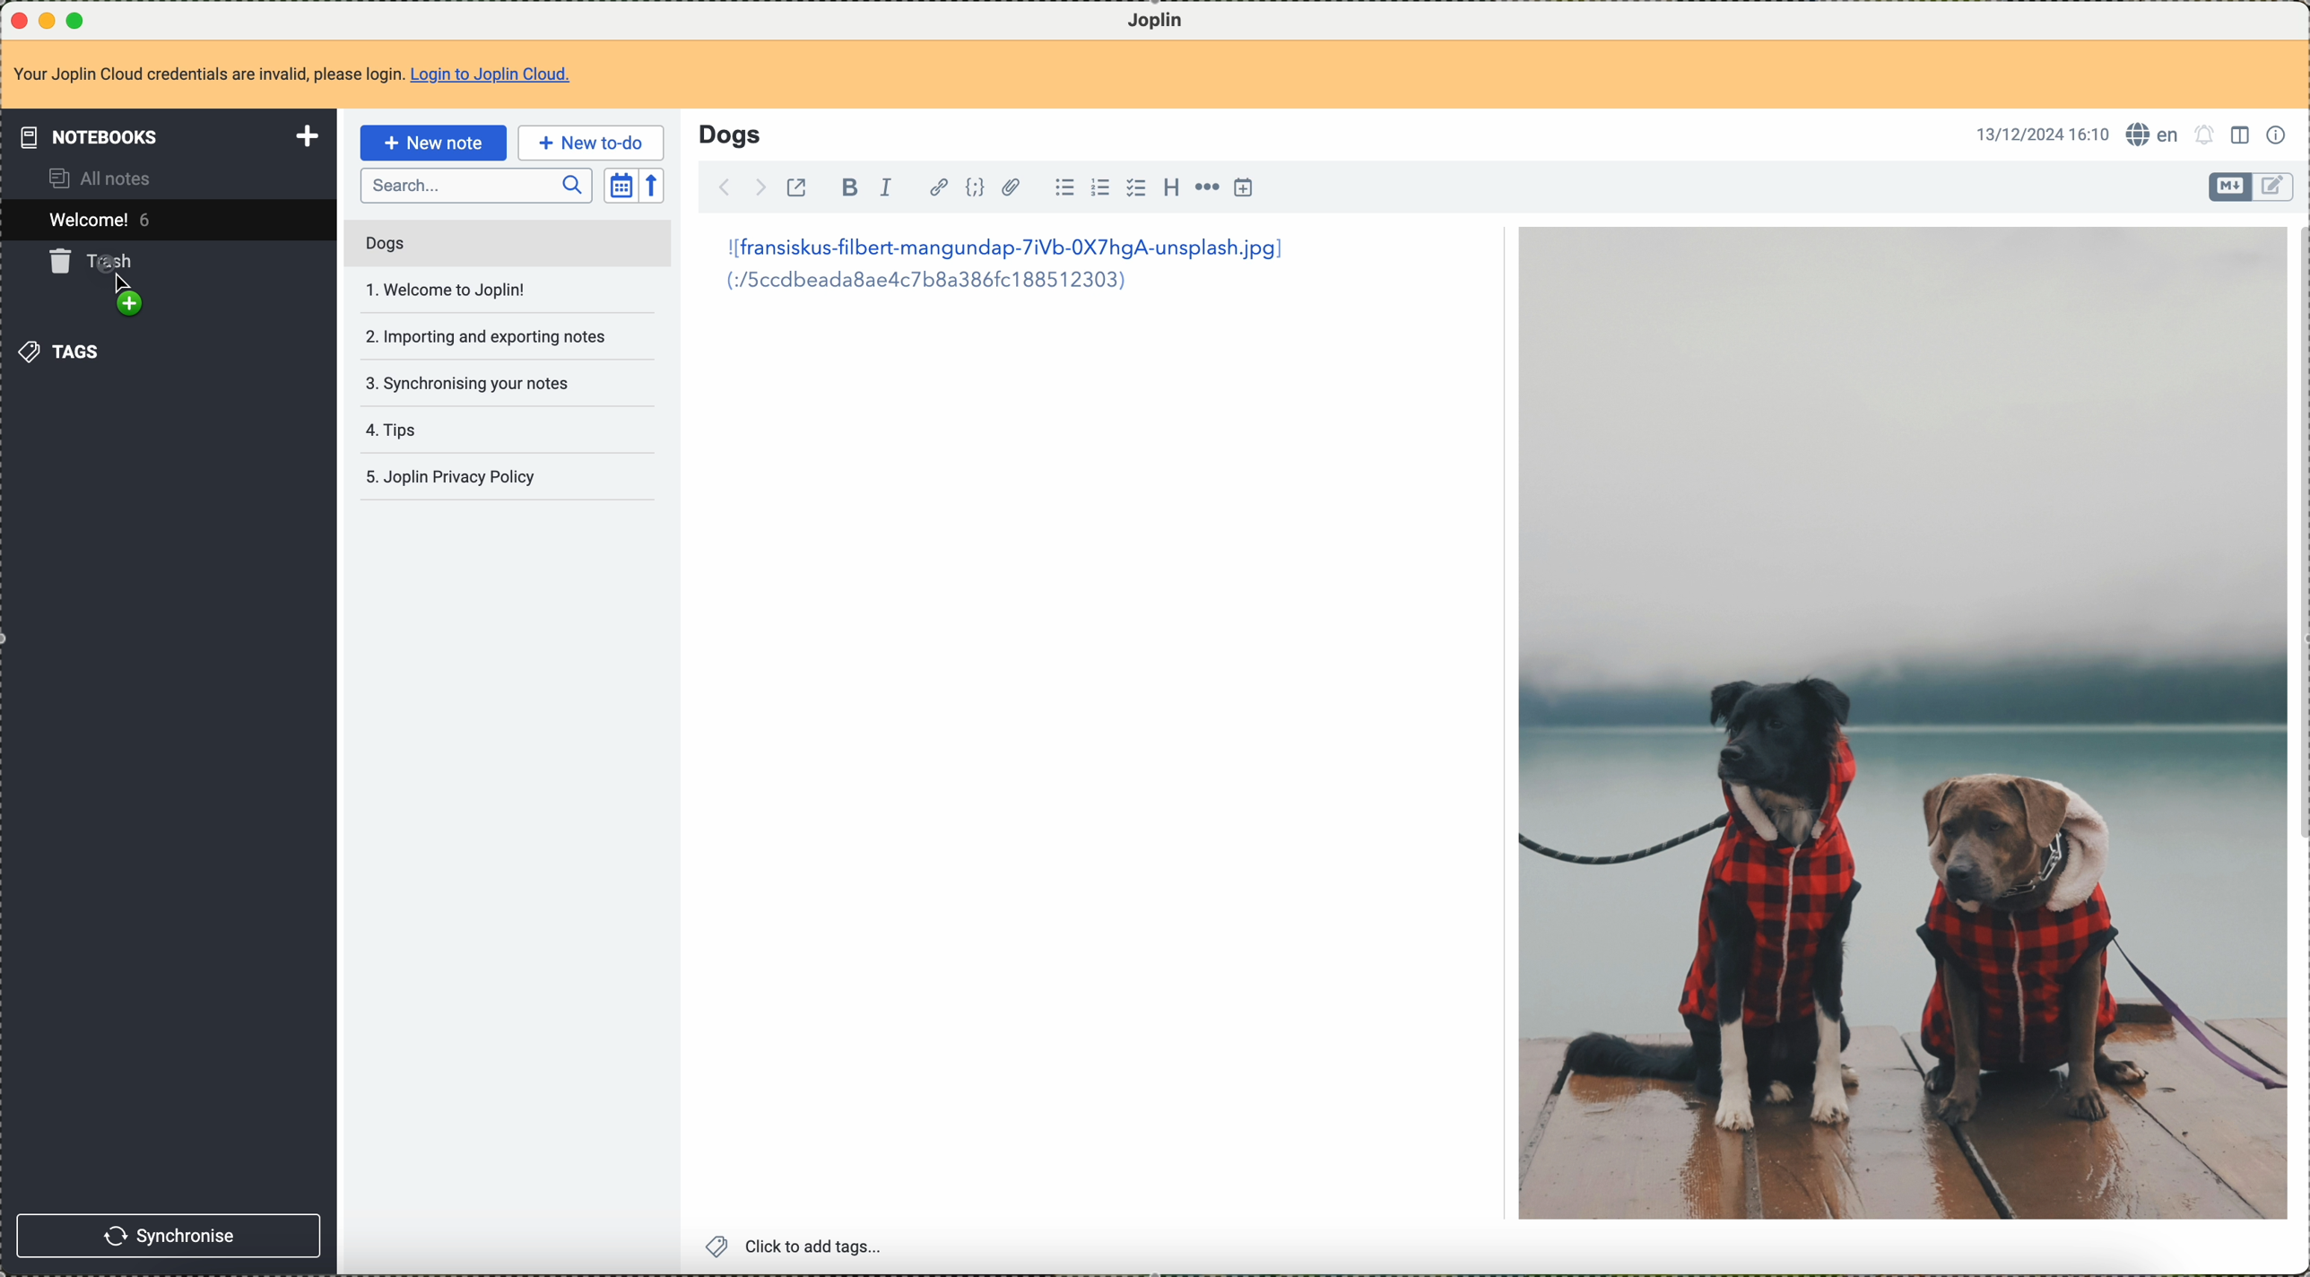 The width and height of the screenshot is (2310, 1277). I want to click on insert time, so click(1245, 188).